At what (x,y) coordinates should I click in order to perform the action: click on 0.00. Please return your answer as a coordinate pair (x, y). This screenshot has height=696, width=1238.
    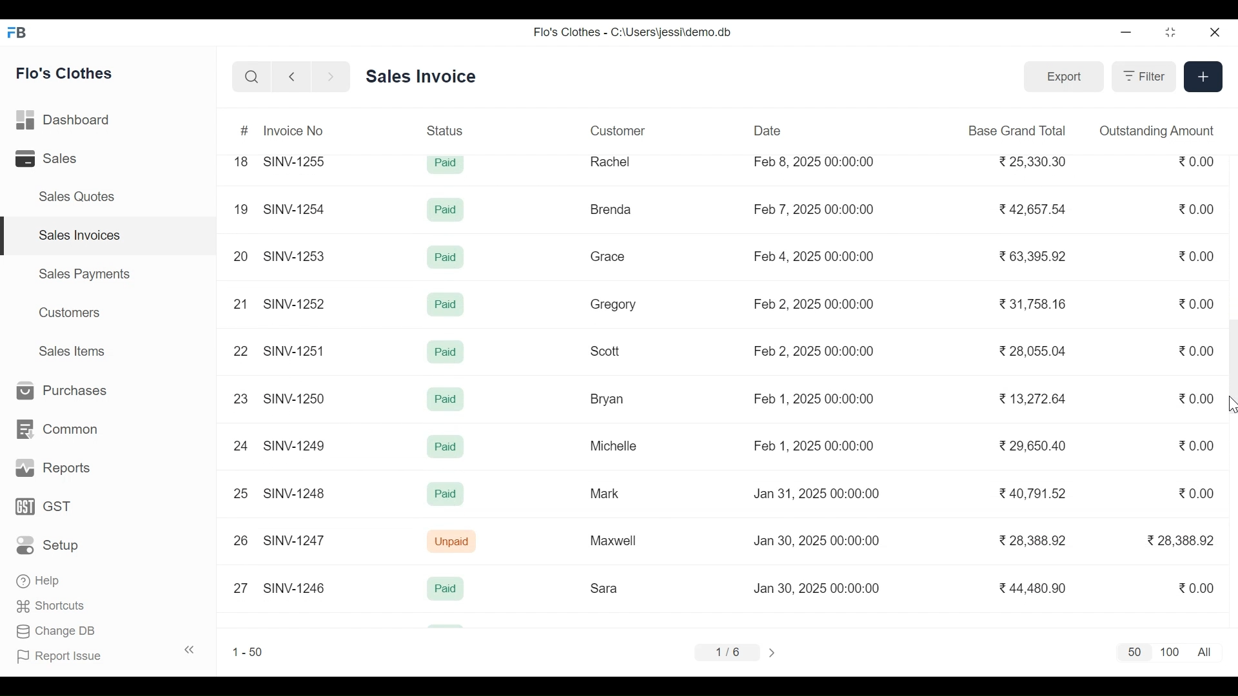
    Looking at the image, I should click on (1197, 304).